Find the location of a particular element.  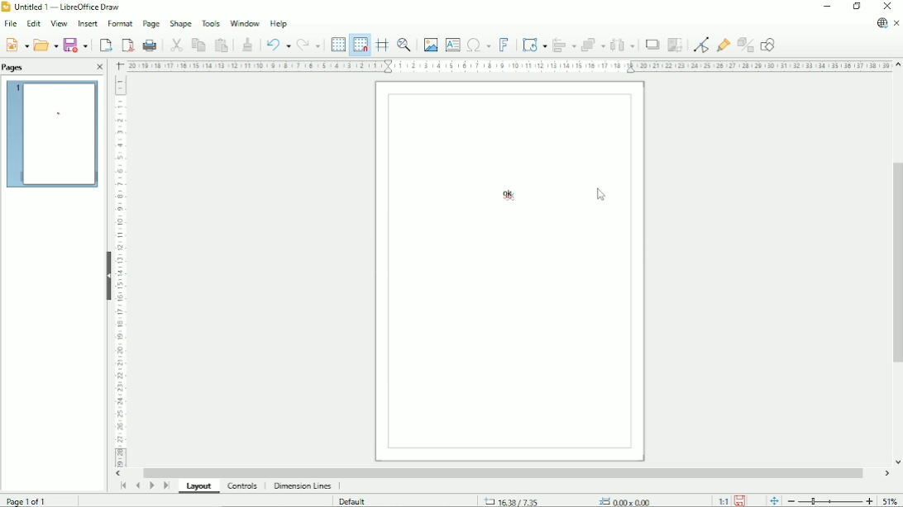

Zoom out/in is located at coordinates (830, 500).